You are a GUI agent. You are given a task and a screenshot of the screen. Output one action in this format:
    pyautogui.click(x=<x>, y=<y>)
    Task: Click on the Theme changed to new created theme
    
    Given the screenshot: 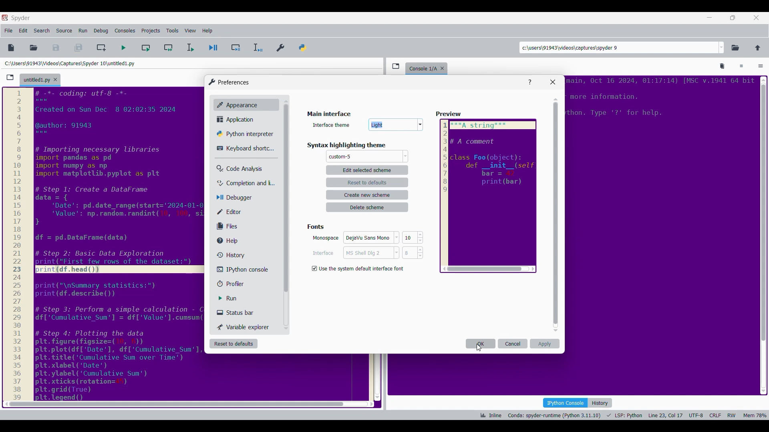 What is the action you would take?
    pyautogui.click(x=340, y=157)
    